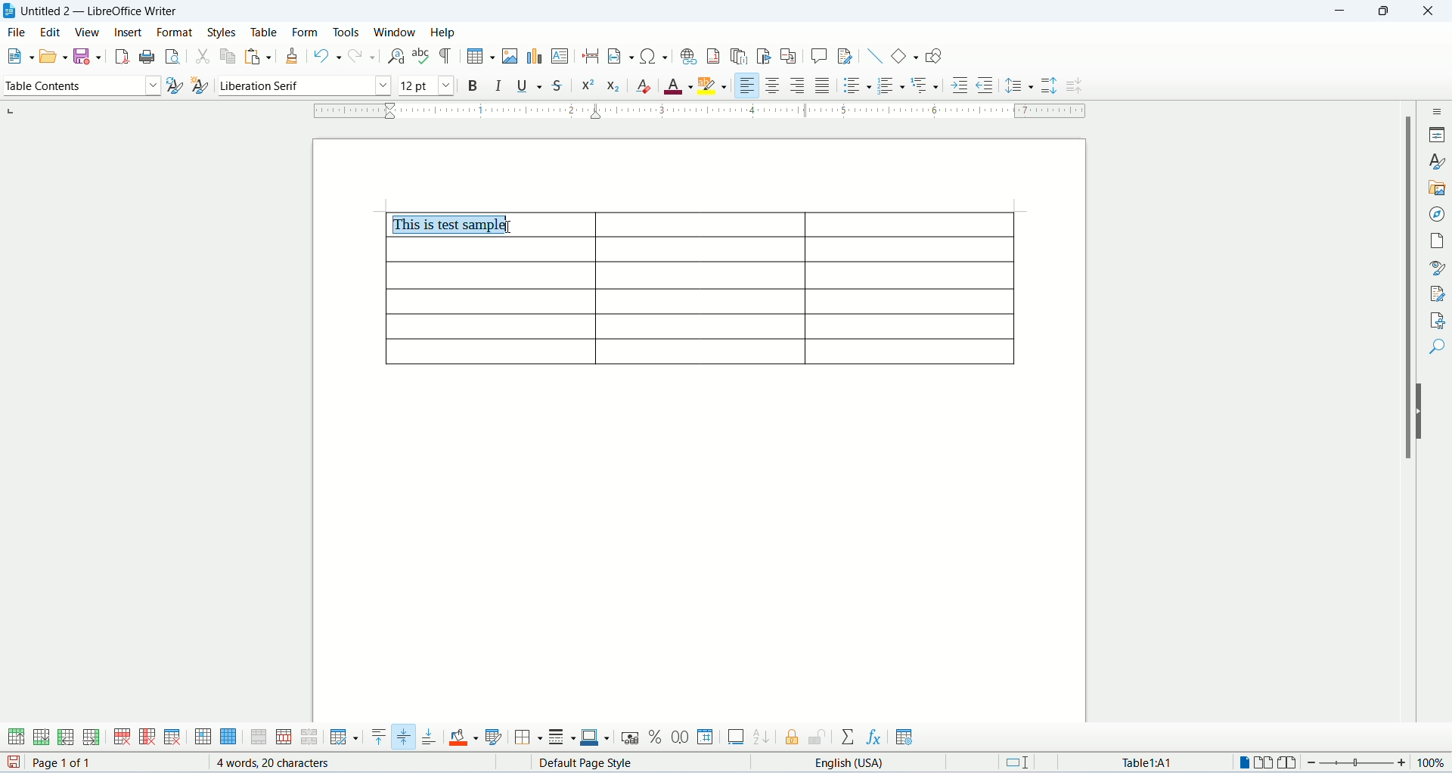 Image resolution: width=1452 pixels, height=773 pixels. What do you see at coordinates (1422, 411) in the screenshot?
I see `hide` at bounding box center [1422, 411].